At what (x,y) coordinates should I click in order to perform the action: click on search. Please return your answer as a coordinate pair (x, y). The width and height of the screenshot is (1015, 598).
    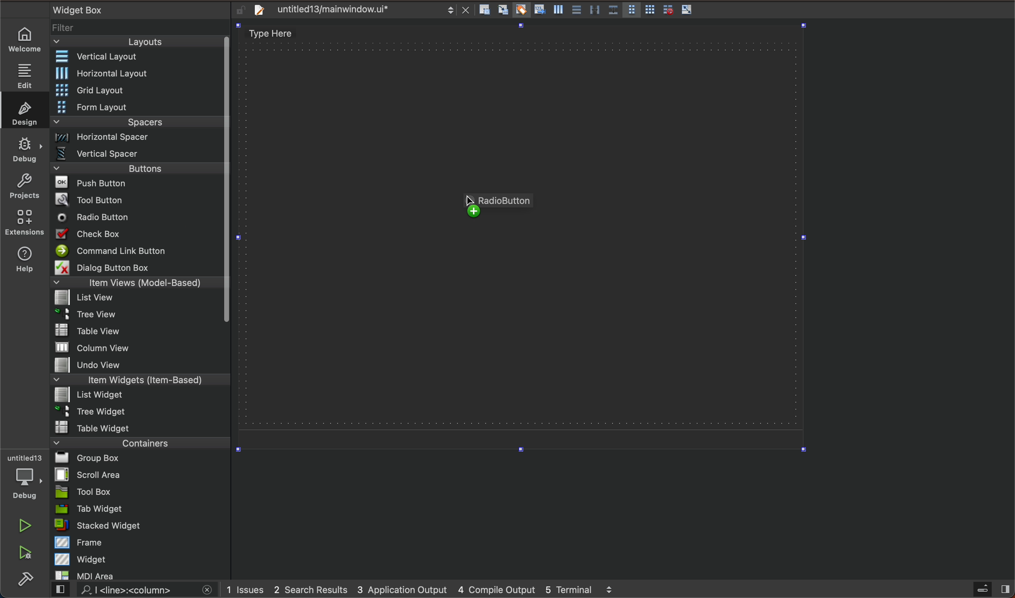
    Looking at the image, I should click on (130, 590).